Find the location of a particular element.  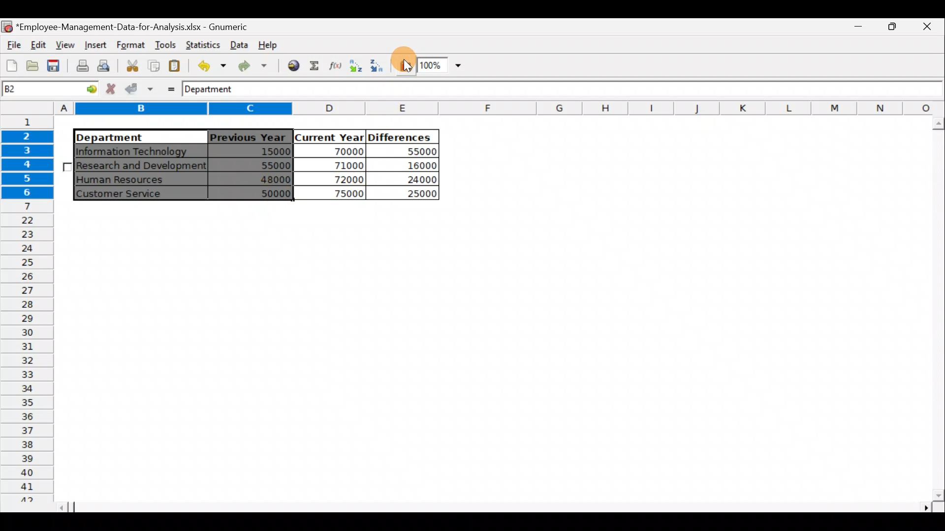

Paste the clipboard is located at coordinates (177, 66).